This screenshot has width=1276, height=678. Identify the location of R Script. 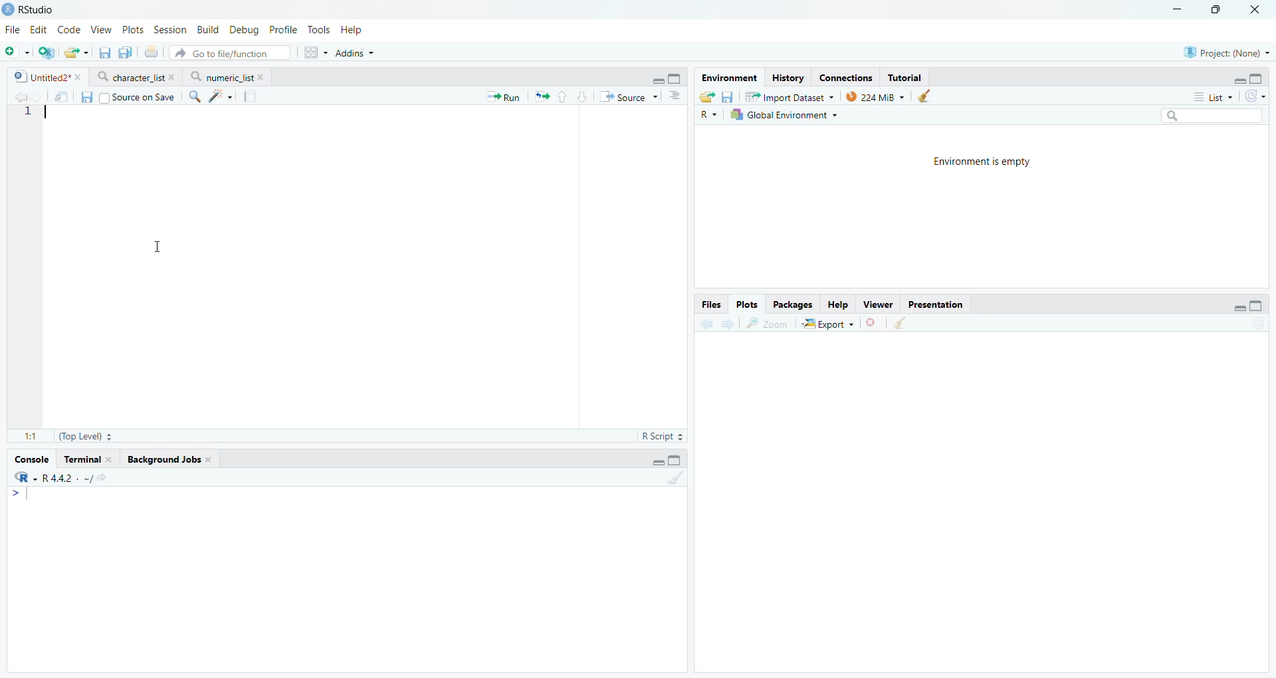
(663, 435).